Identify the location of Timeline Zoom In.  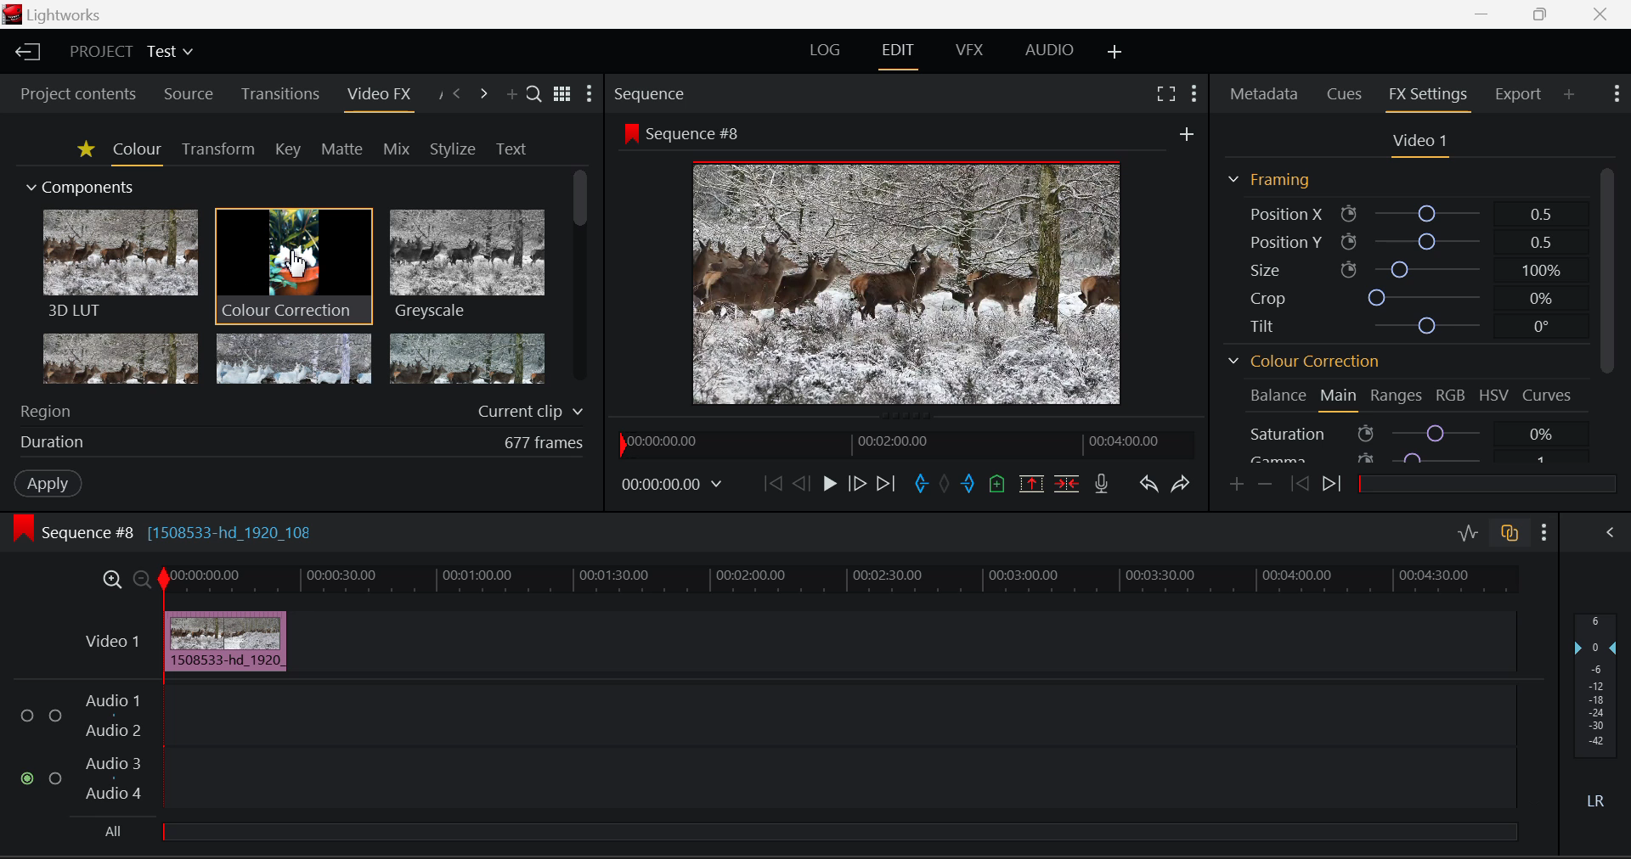
(111, 581).